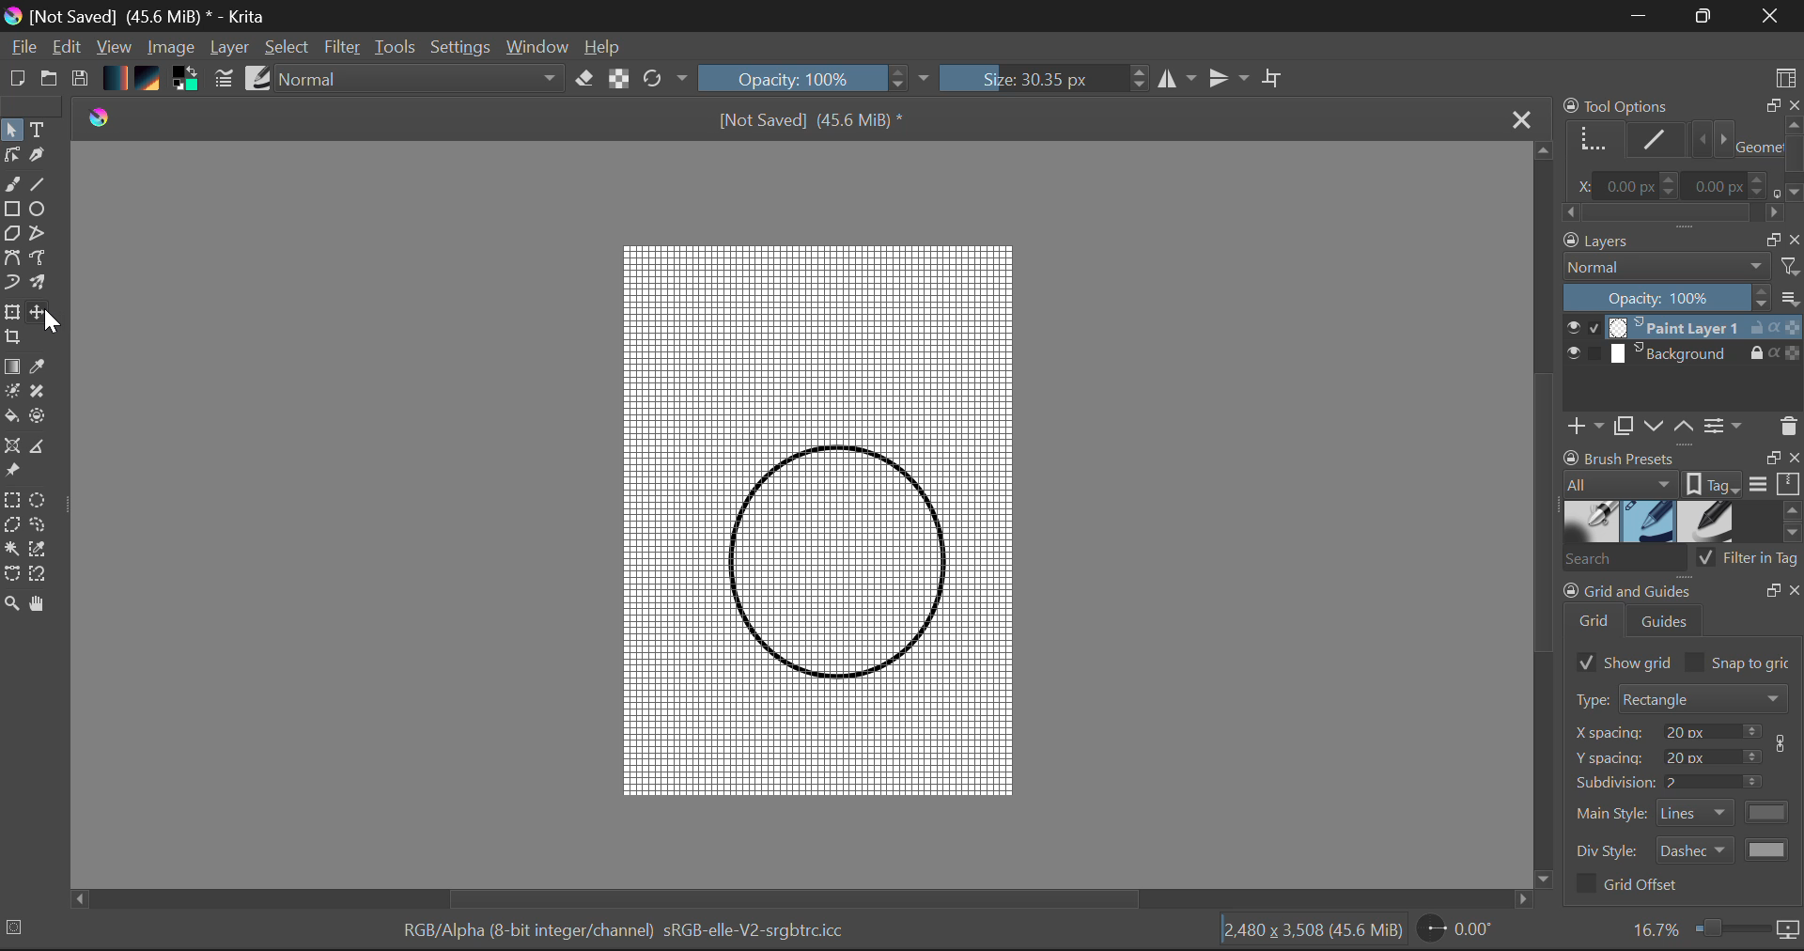 The image size is (1804, 951). I want to click on Dynamic Paintbrush, so click(11, 284).